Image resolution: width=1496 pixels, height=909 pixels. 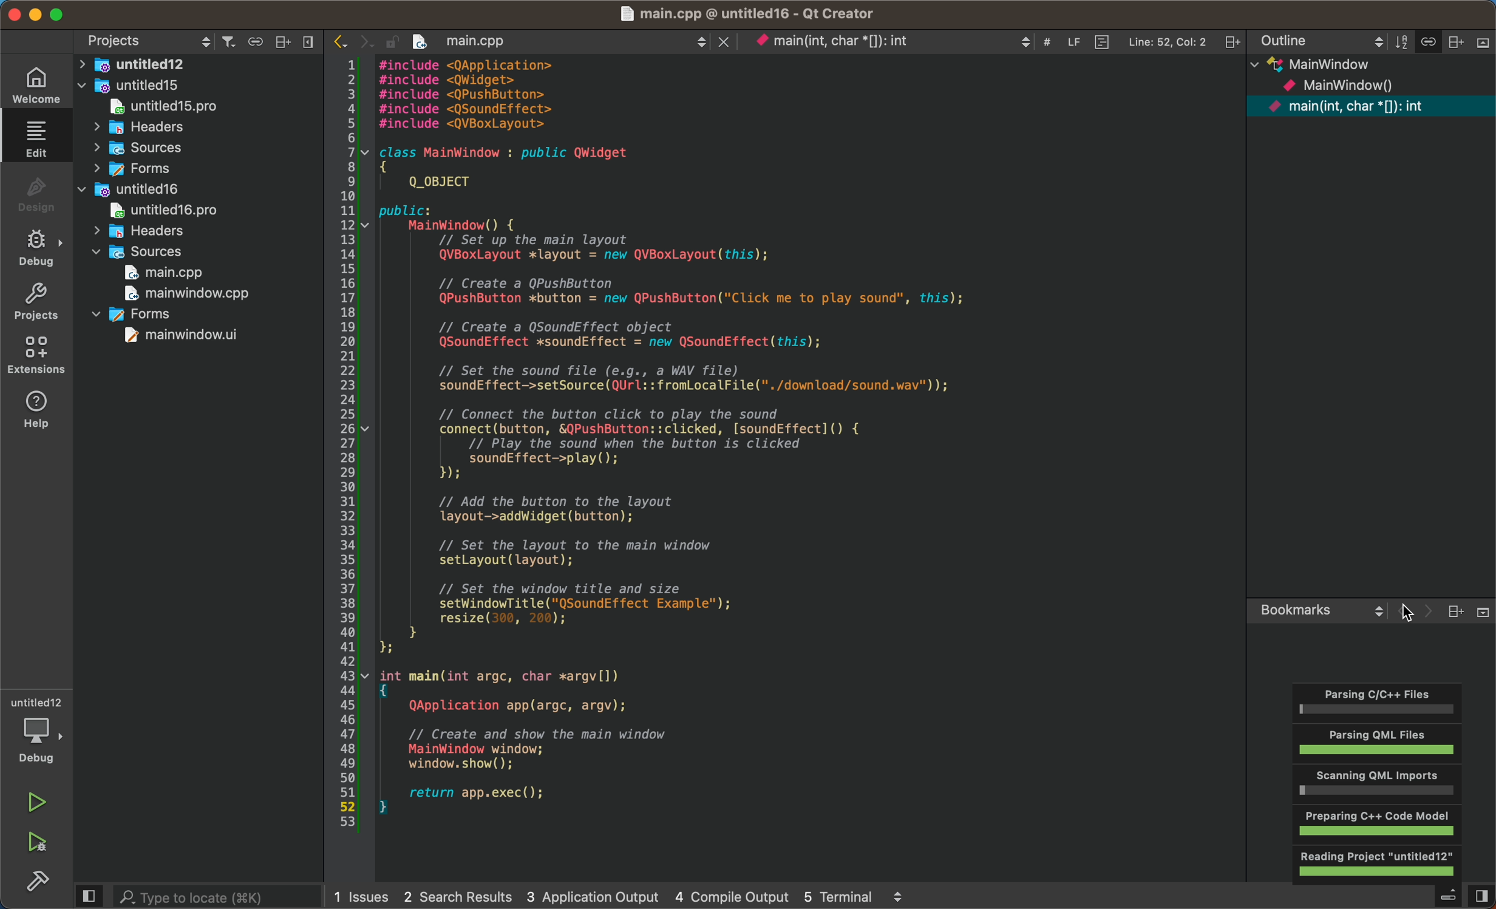 I want to click on logs, so click(x=636, y=896).